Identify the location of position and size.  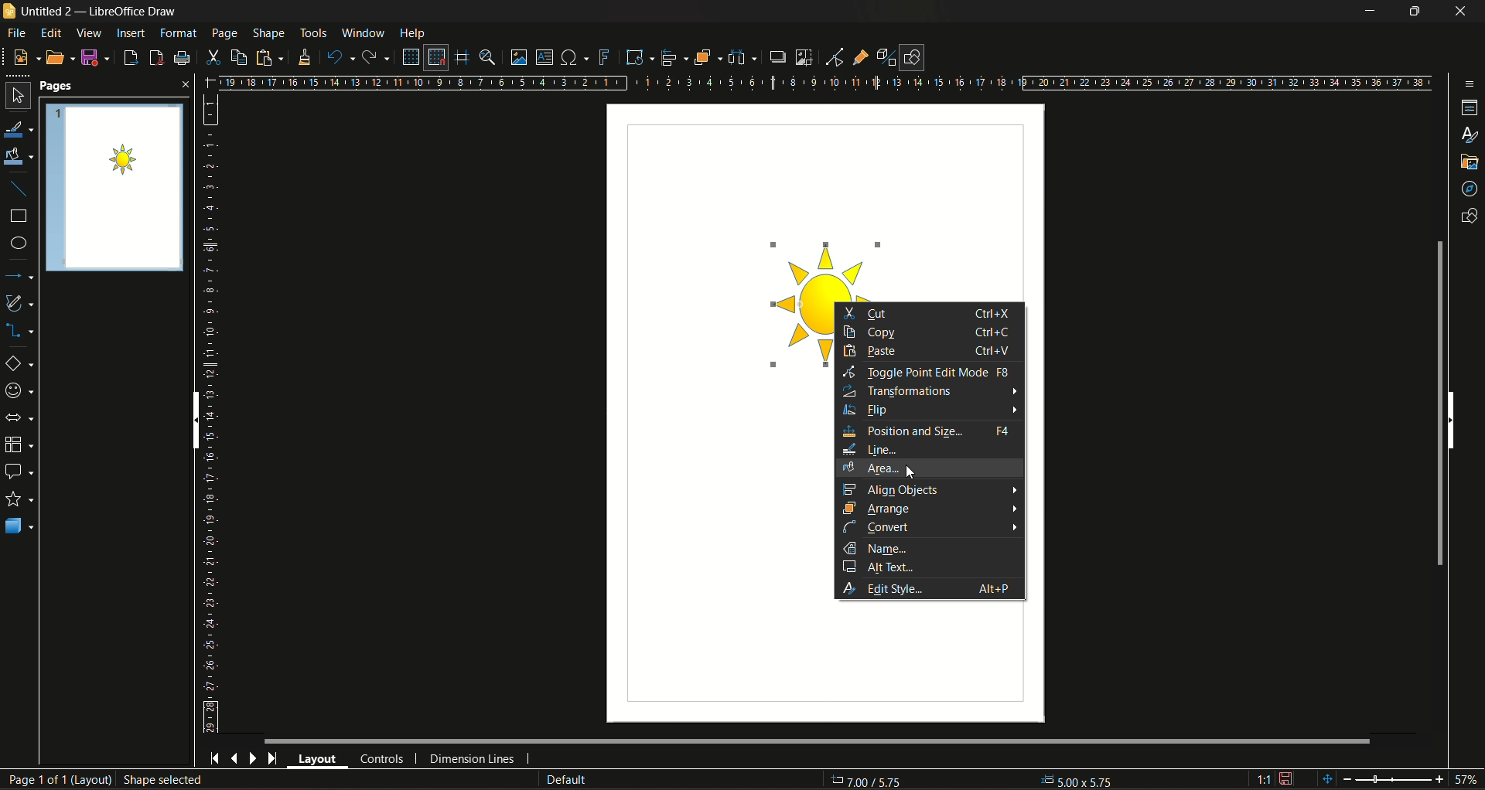
(903, 432).